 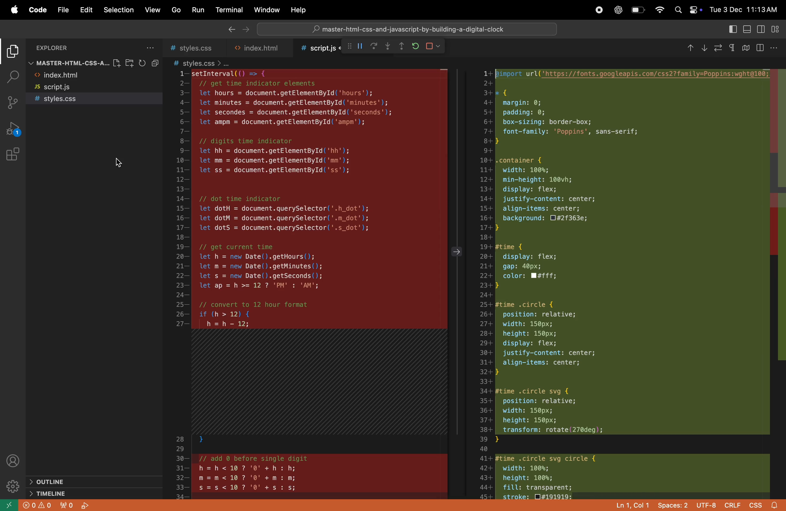 What do you see at coordinates (62, 48) in the screenshot?
I see `explorer` at bounding box center [62, 48].